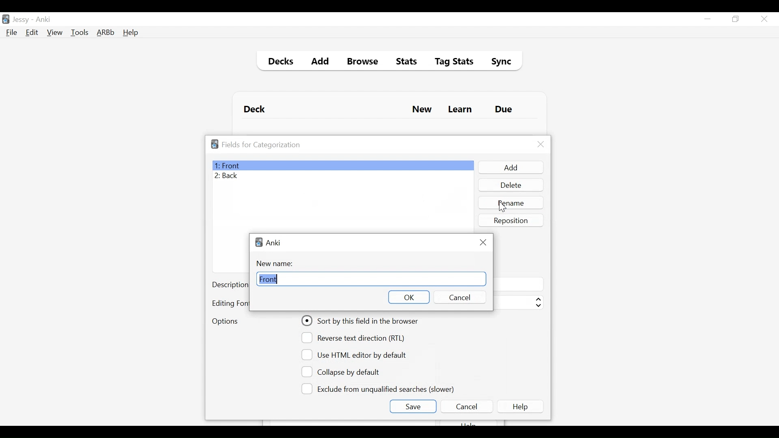 Image resolution: width=779 pixels, height=438 pixels. I want to click on Field for Categorization, so click(261, 145).